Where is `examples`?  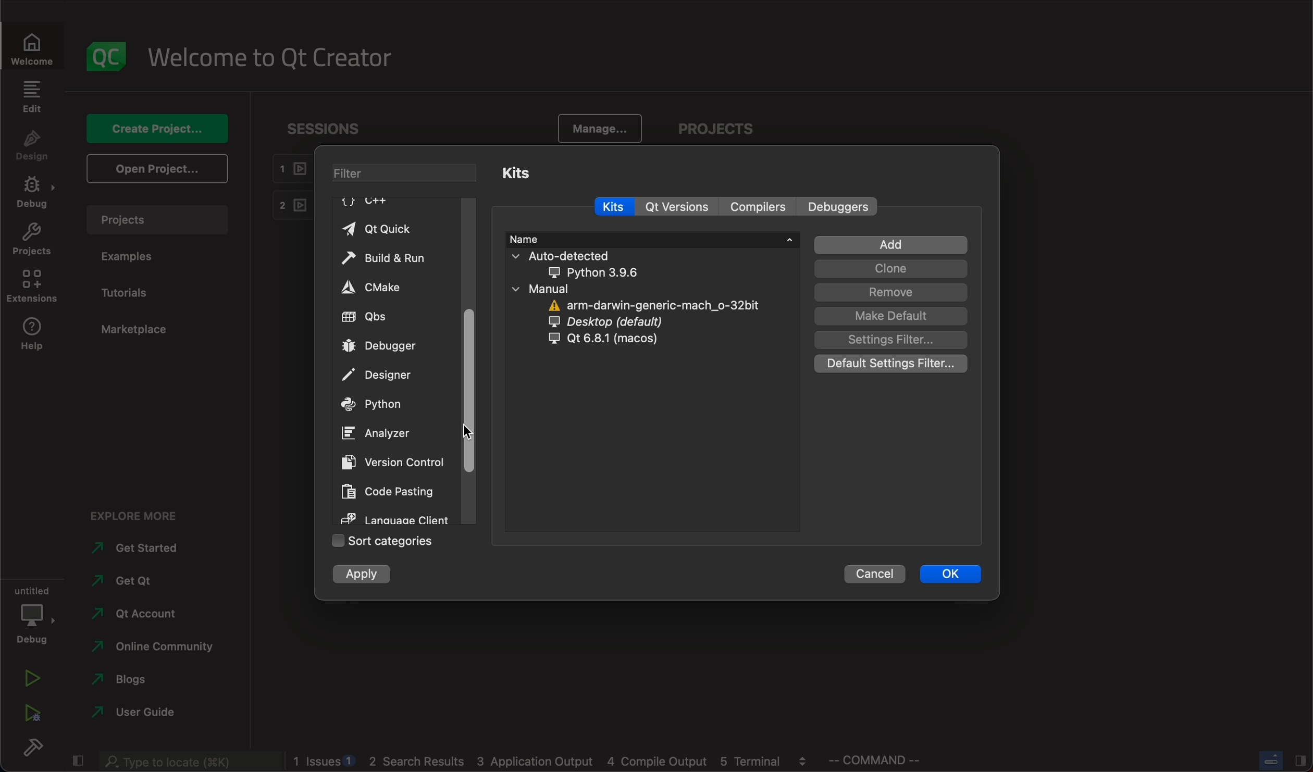
examples is located at coordinates (130, 259).